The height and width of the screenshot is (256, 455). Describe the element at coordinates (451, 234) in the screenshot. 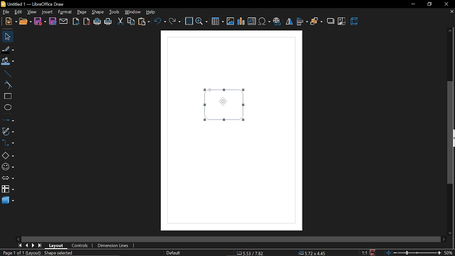

I see `move down` at that location.